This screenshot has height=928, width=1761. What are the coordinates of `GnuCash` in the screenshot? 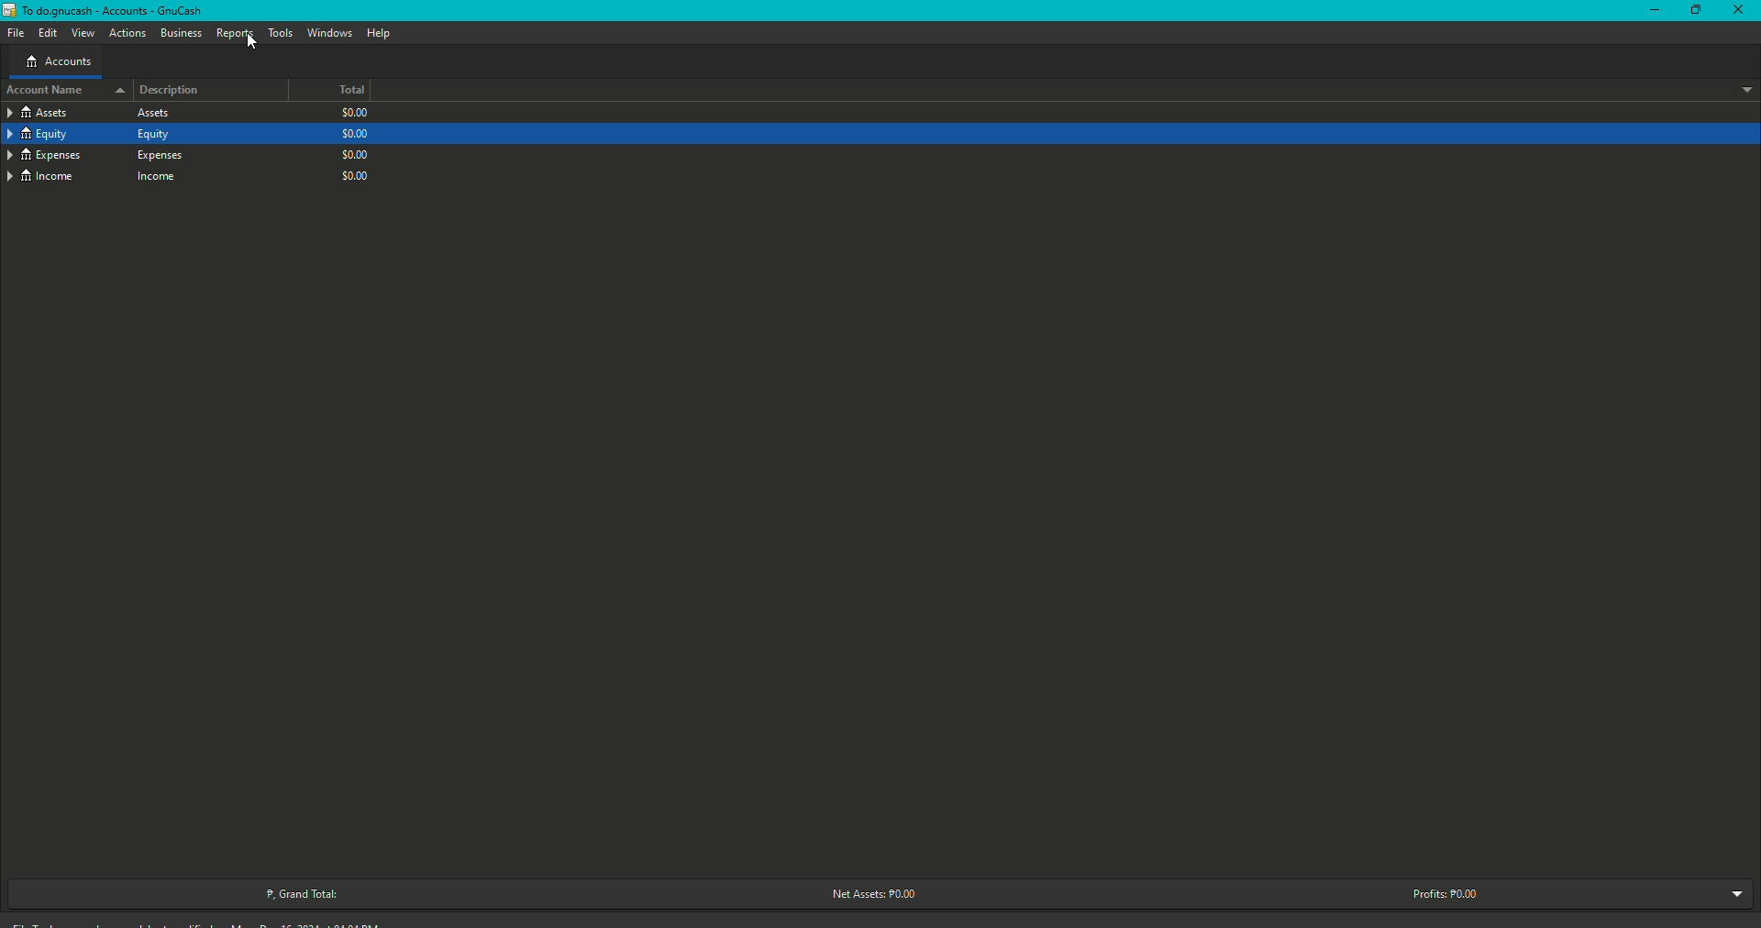 It's located at (106, 12).